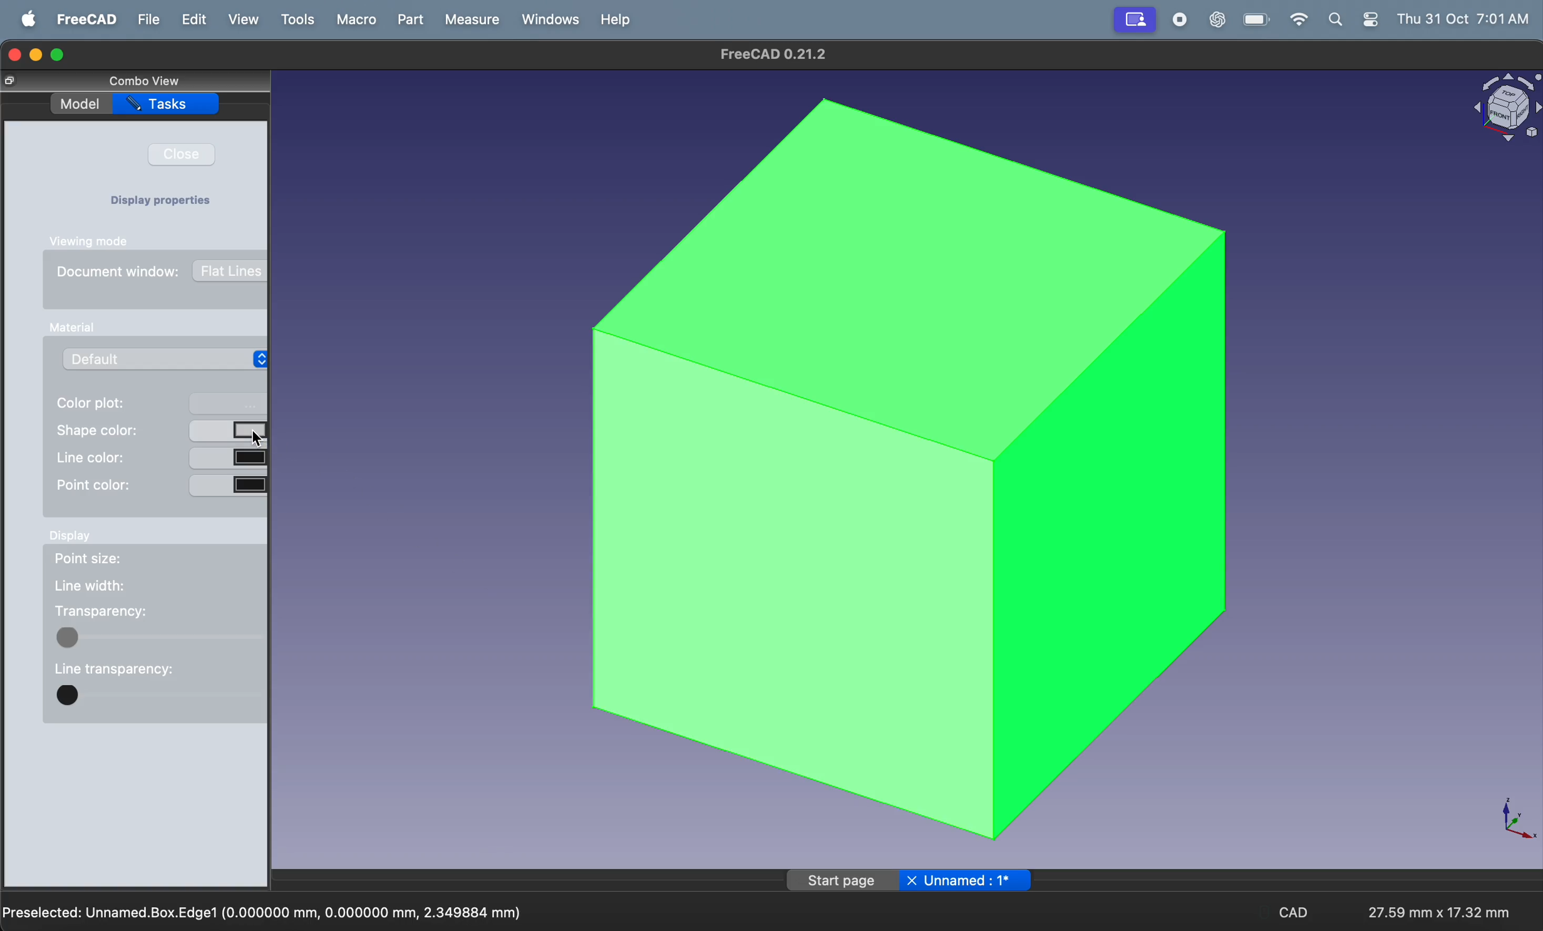 The width and height of the screenshot is (1543, 931). I want to click on closing window, so click(15, 53).